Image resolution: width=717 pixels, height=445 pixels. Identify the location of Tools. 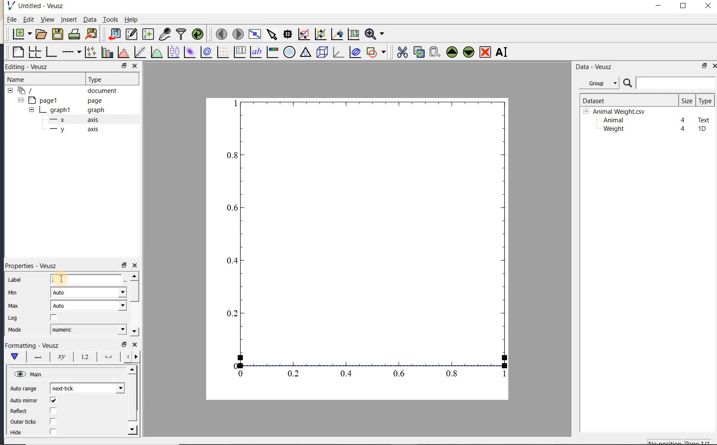
(111, 19).